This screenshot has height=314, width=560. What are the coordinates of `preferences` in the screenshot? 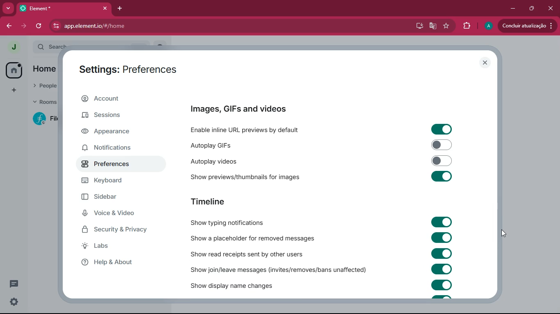 It's located at (114, 164).